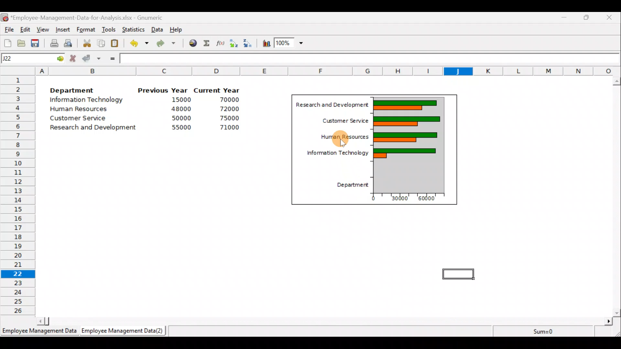 This screenshot has height=349, width=621. I want to click on Minimize, so click(562, 19).